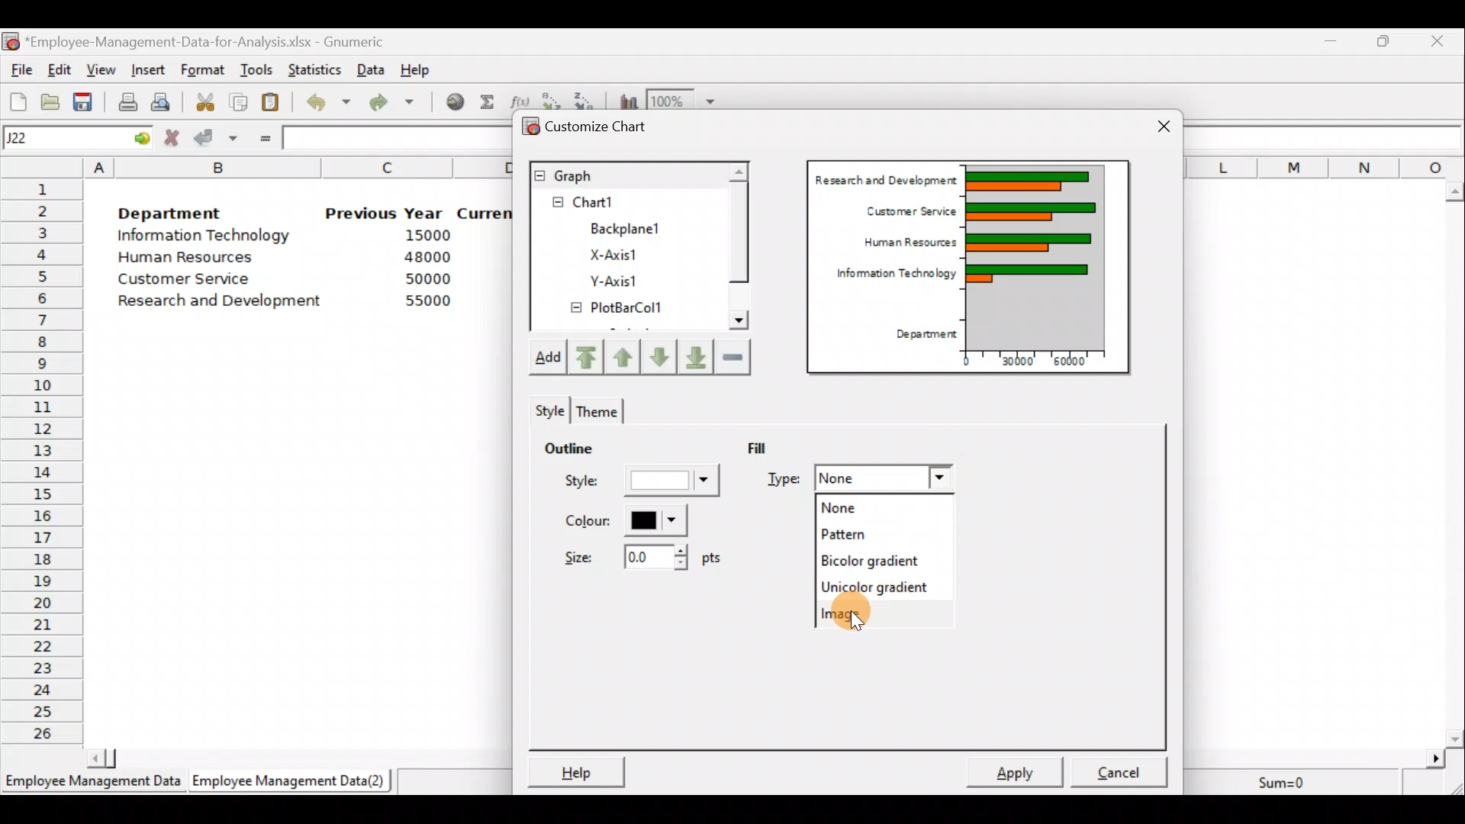 This screenshot has width=1465, height=824. Describe the element at coordinates (423, 238) in the screenshot. I see `15000` at that location.